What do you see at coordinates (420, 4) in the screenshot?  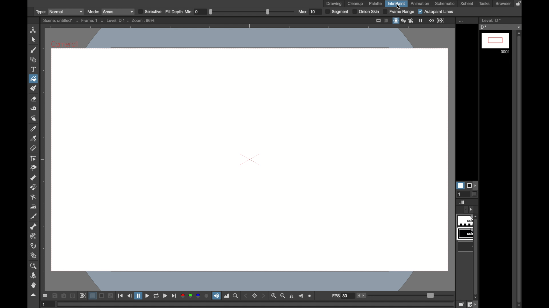 I see `animation` at bounding box center [420, 4].